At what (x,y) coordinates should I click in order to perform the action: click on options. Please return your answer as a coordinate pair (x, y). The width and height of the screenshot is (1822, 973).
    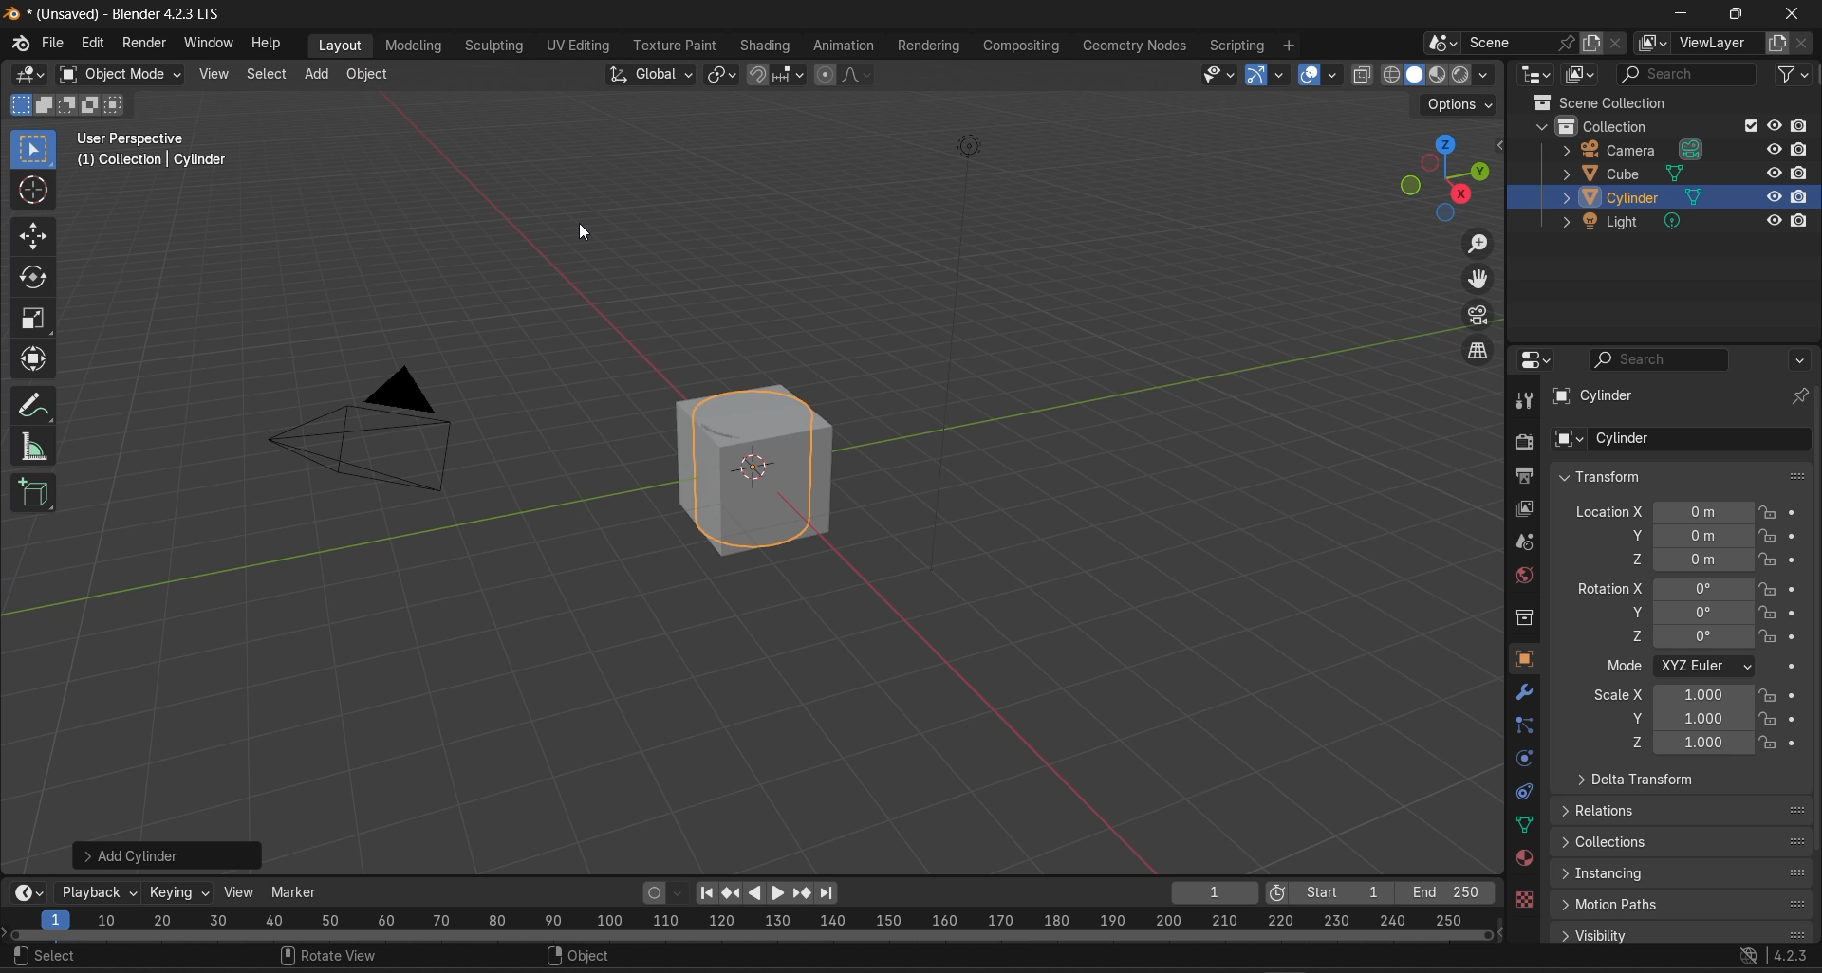
    Looking at the image, I should click on (1460, 106).